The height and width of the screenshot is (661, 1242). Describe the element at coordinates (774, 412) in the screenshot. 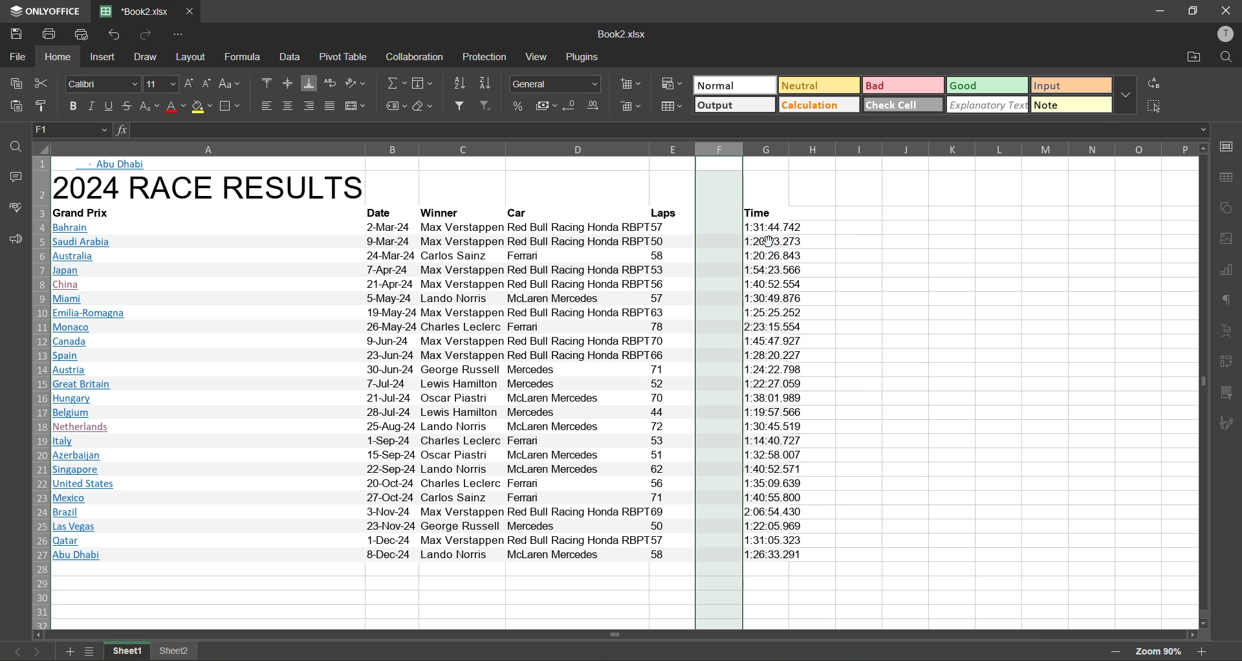

I see `11:19:57 566` at that location.